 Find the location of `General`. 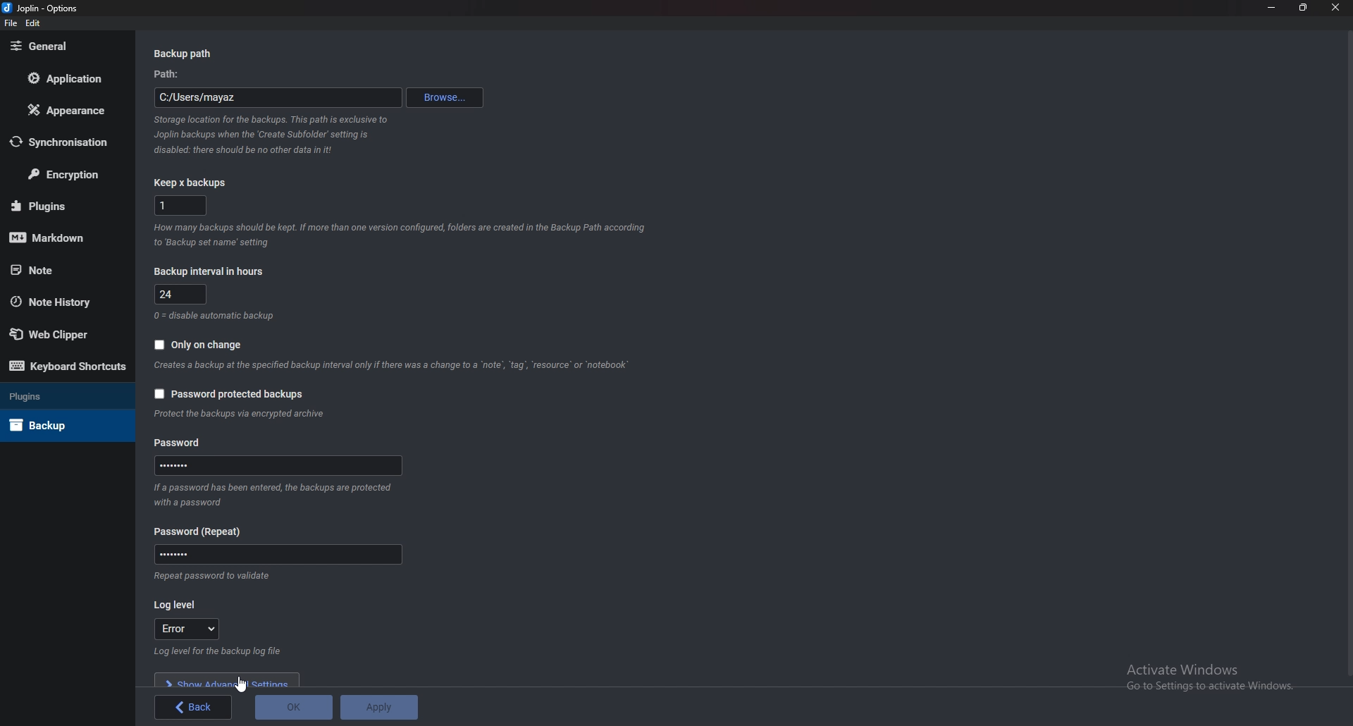

General is located at coordinates (66, 47).